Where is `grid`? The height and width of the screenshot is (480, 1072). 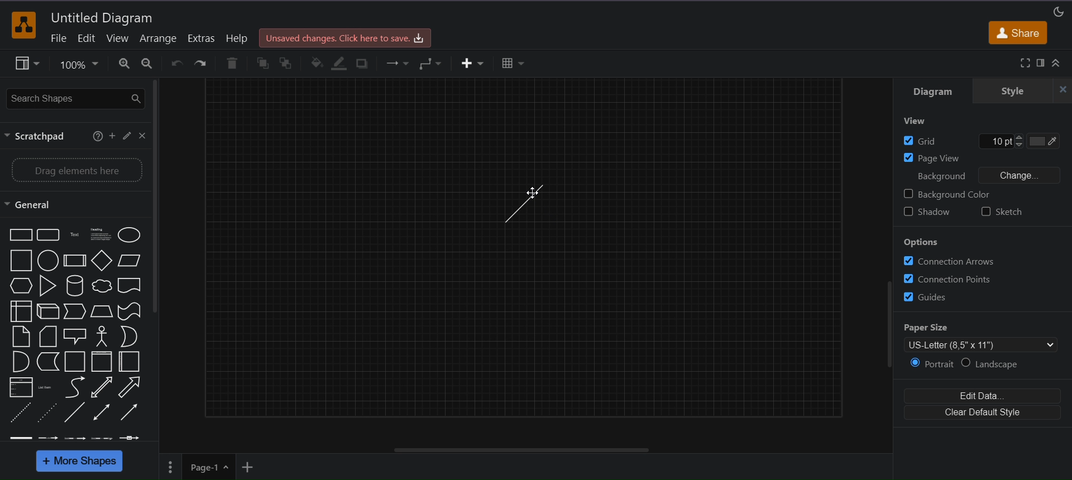 grid is located at coordinates (980, 141).